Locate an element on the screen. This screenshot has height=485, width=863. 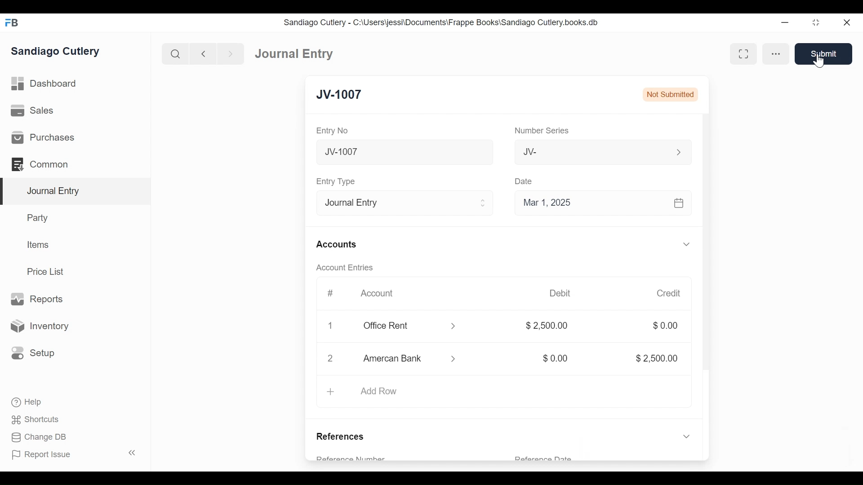
Submit is located at coordinates (823, 53).